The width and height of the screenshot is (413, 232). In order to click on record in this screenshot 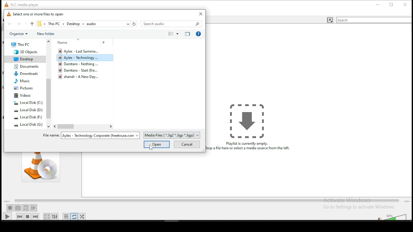, I will do `click(10, 208)`.